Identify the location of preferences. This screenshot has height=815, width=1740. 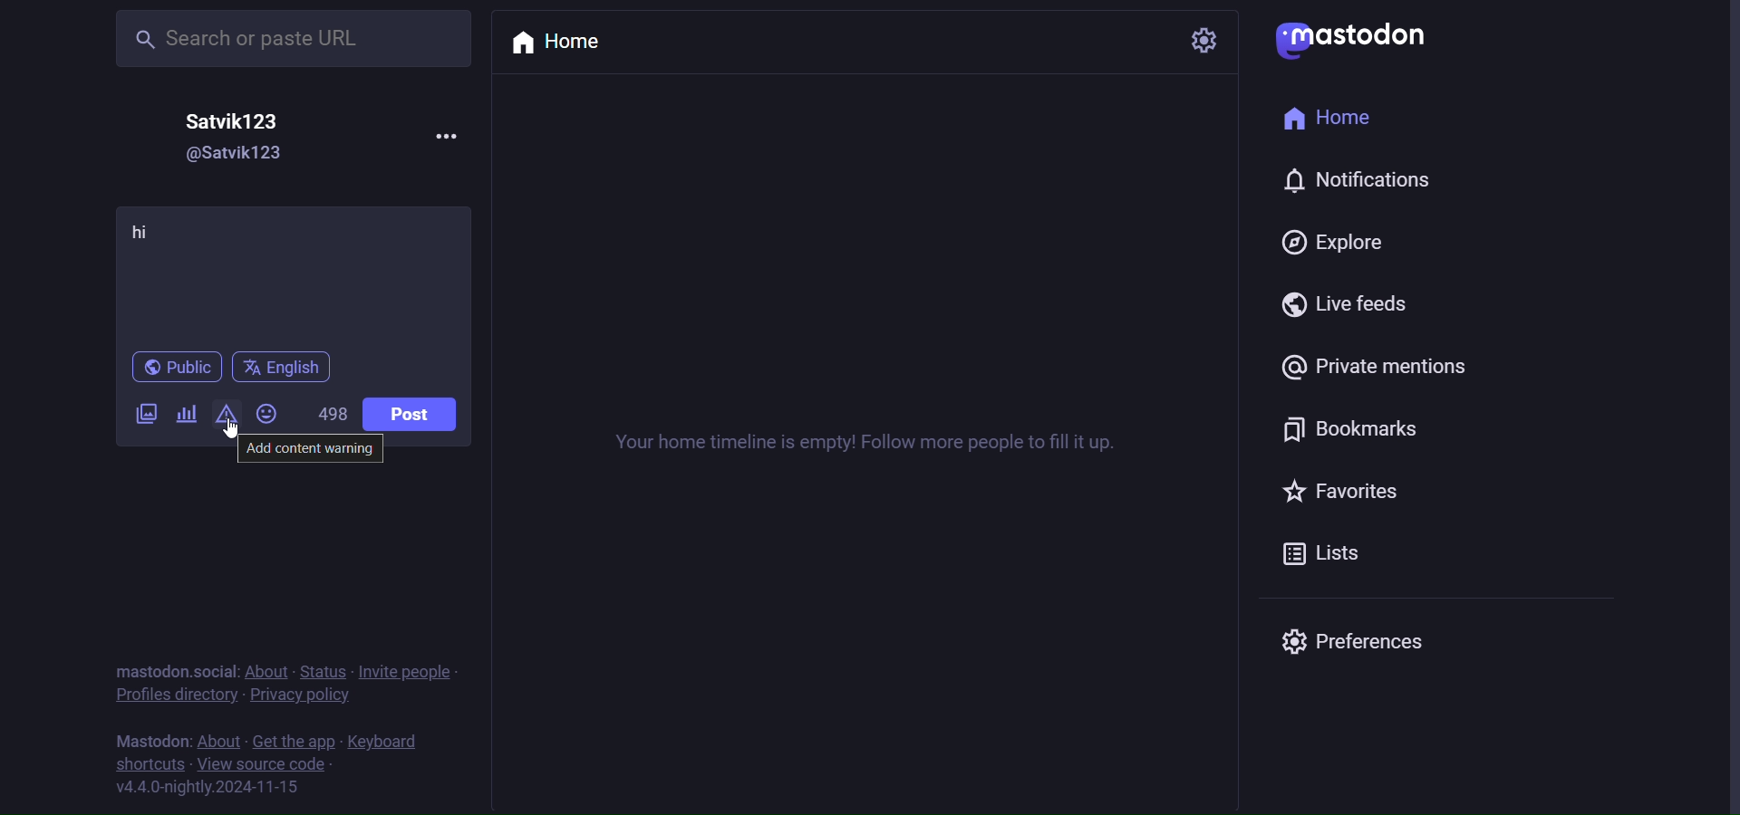
(1352, 638).